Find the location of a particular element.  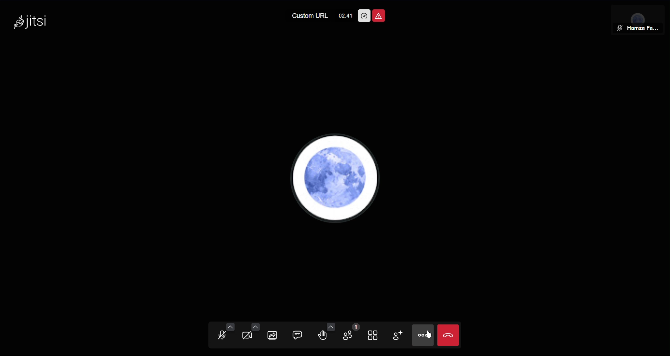

Account Profile picture is located at coordinates (333, 177).